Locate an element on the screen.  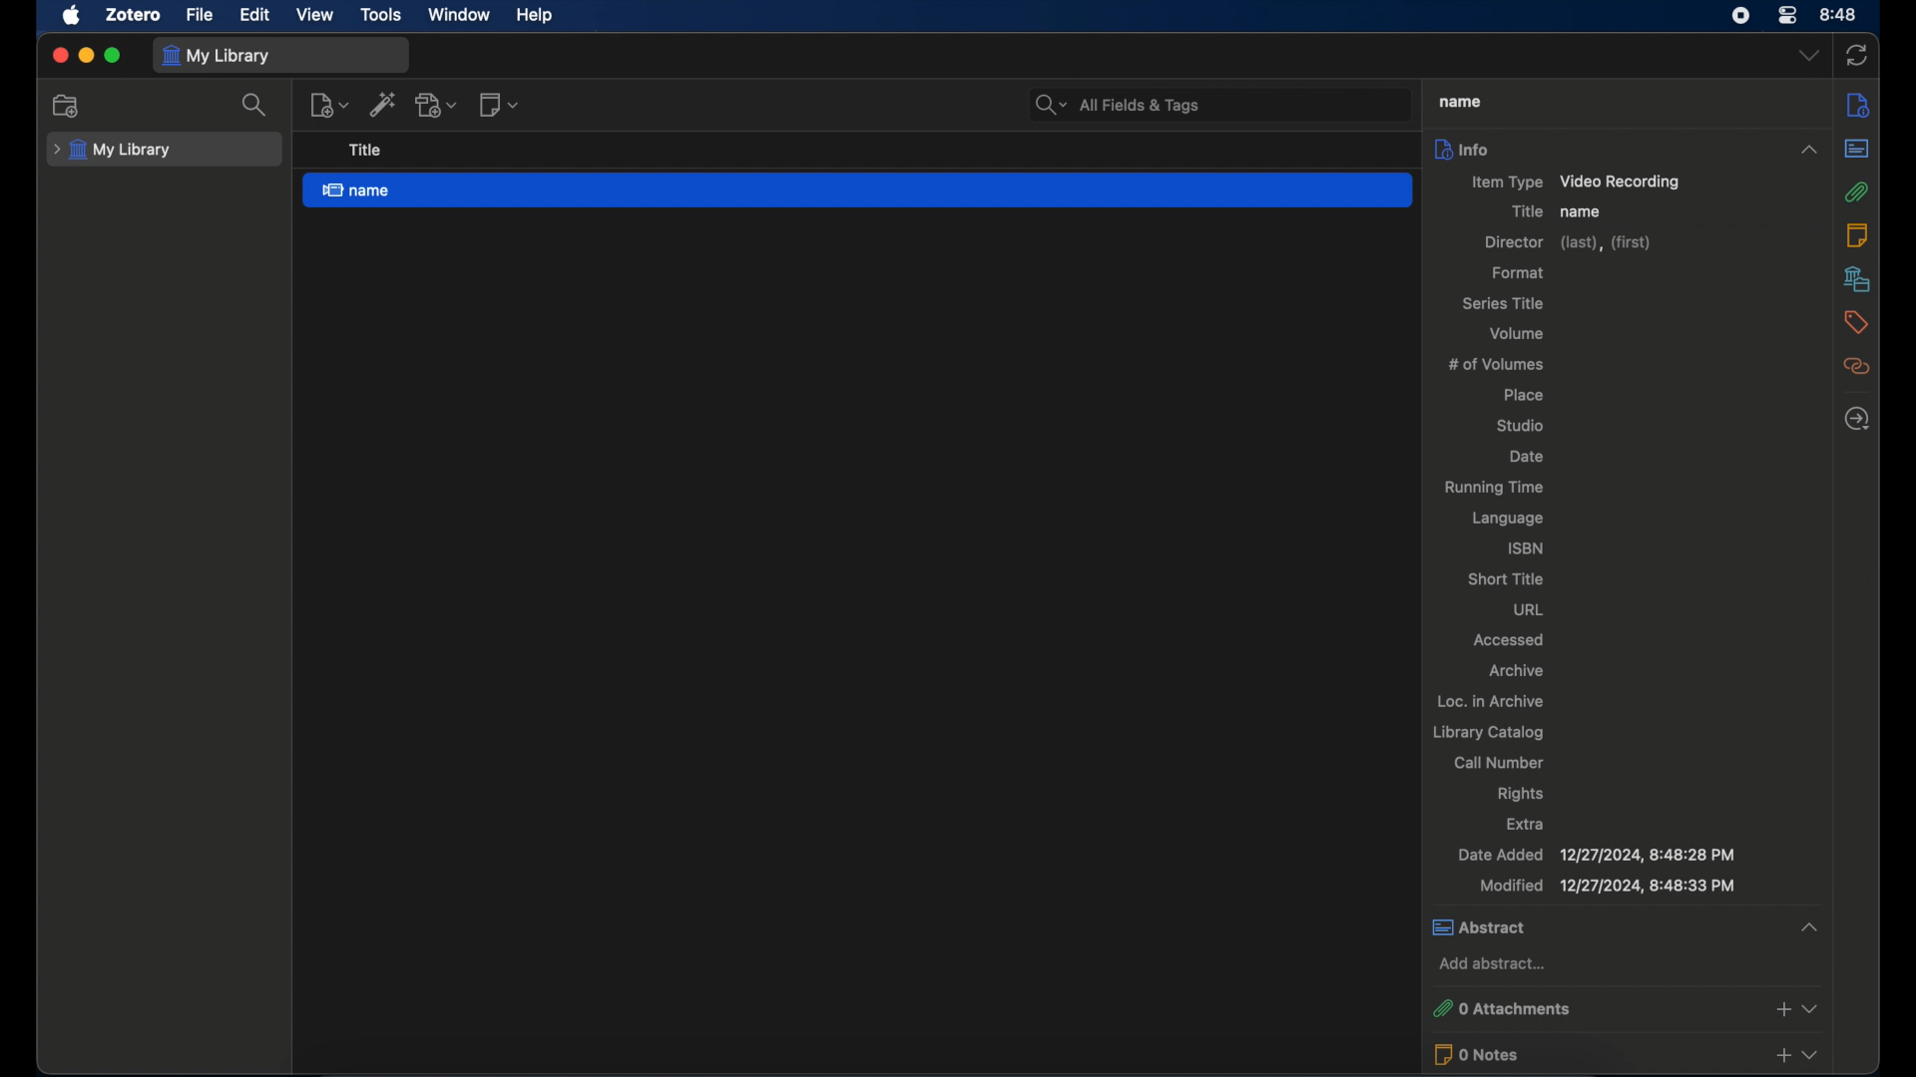
dropdown is located at coordinates (1812, 1008).